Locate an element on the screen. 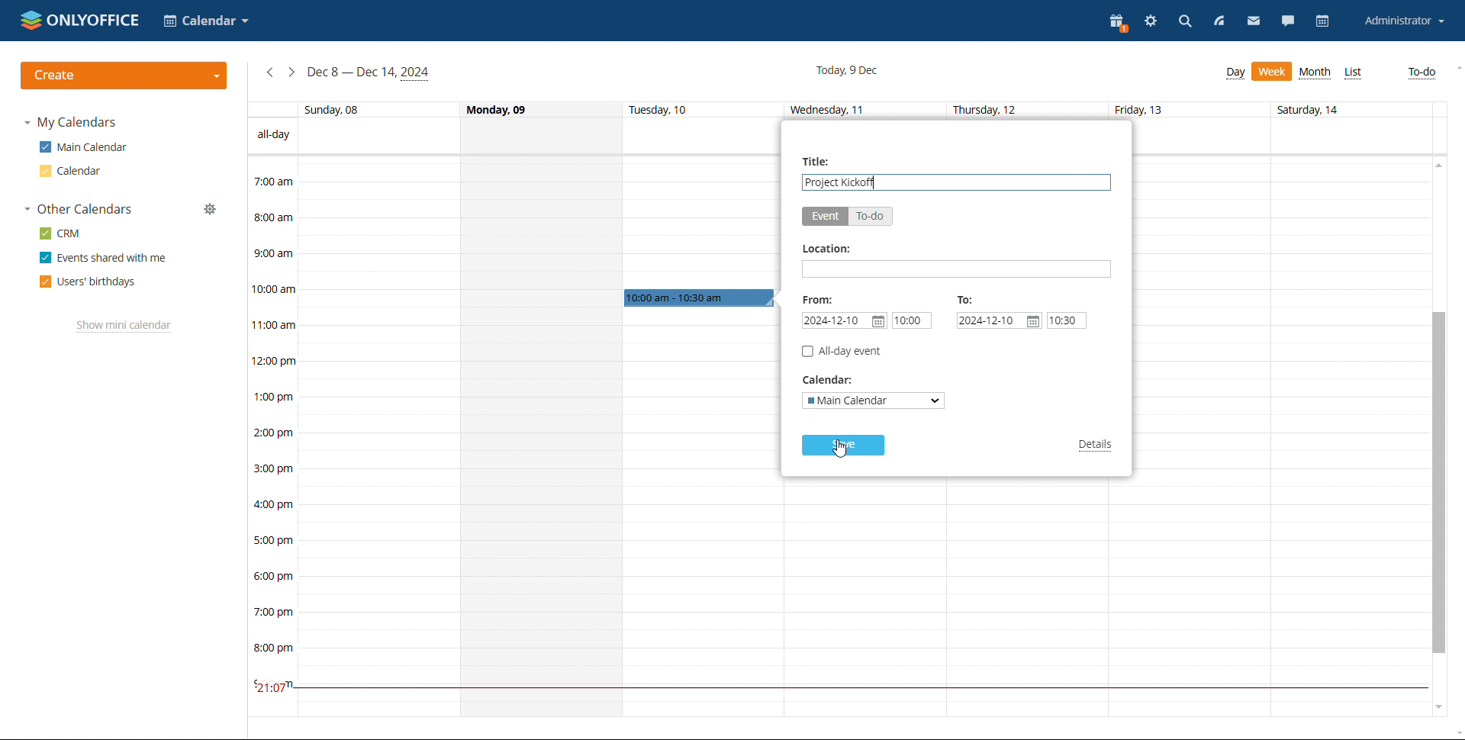 The height and width of the screenshot is (740, 1465). month view is located at coordinates (1317, 74).